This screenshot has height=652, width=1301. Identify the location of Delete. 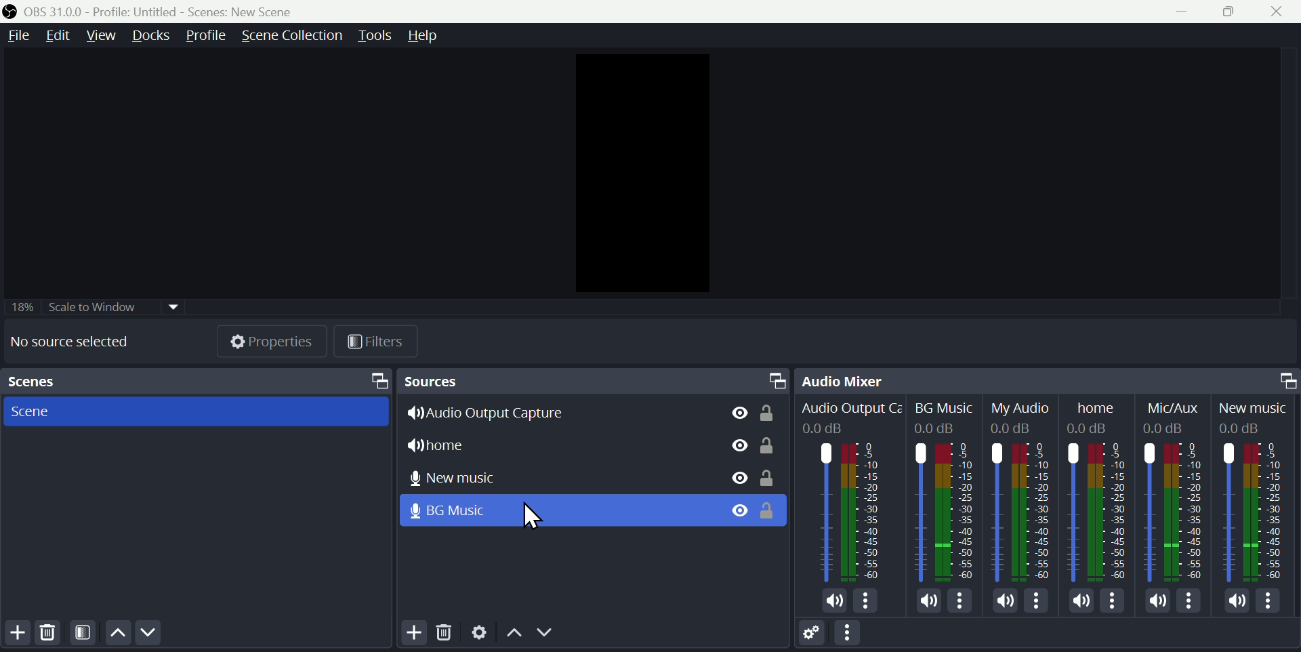
(45, 636).